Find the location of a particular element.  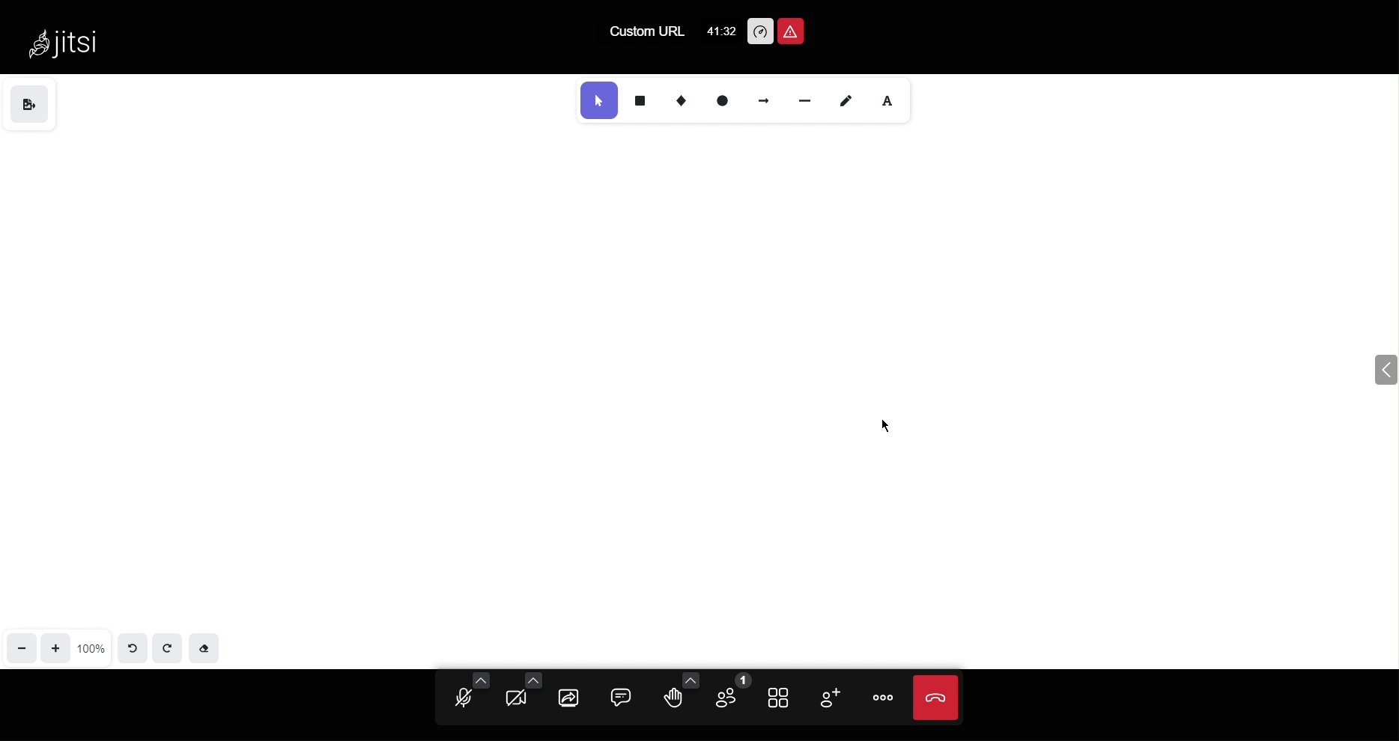

Performance is located at coordinates (758, 30).